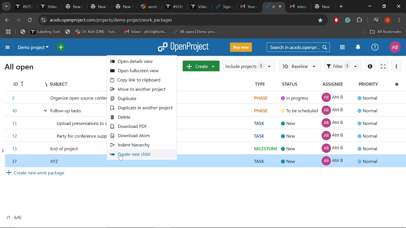 This screenshot has height=228, width=406. Describe the element at coordinates (249, 66) in the screenshot. I see `Include project` at that location.